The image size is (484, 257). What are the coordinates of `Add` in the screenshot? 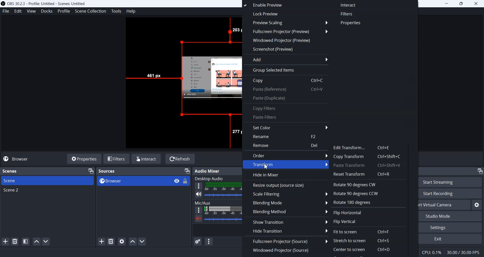 It's located at (286, 59).